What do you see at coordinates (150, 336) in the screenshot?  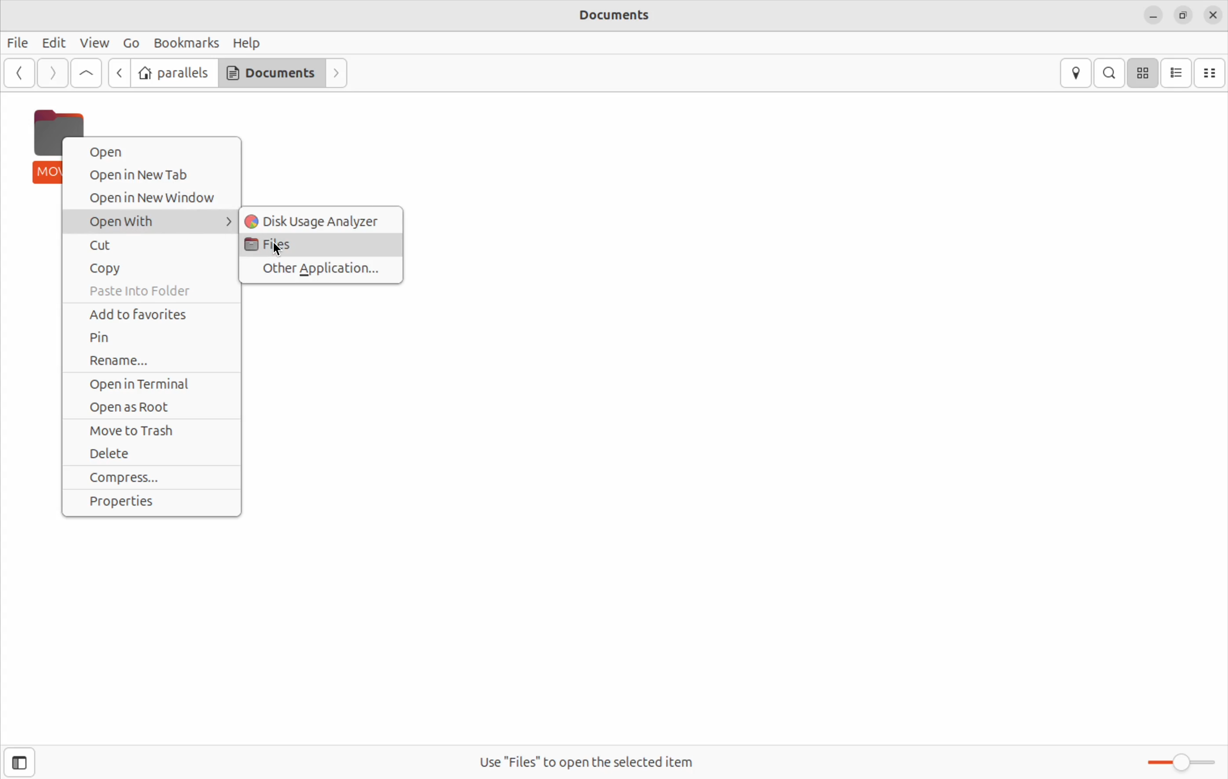 I see `Pin` at bounding box center [150, 336].